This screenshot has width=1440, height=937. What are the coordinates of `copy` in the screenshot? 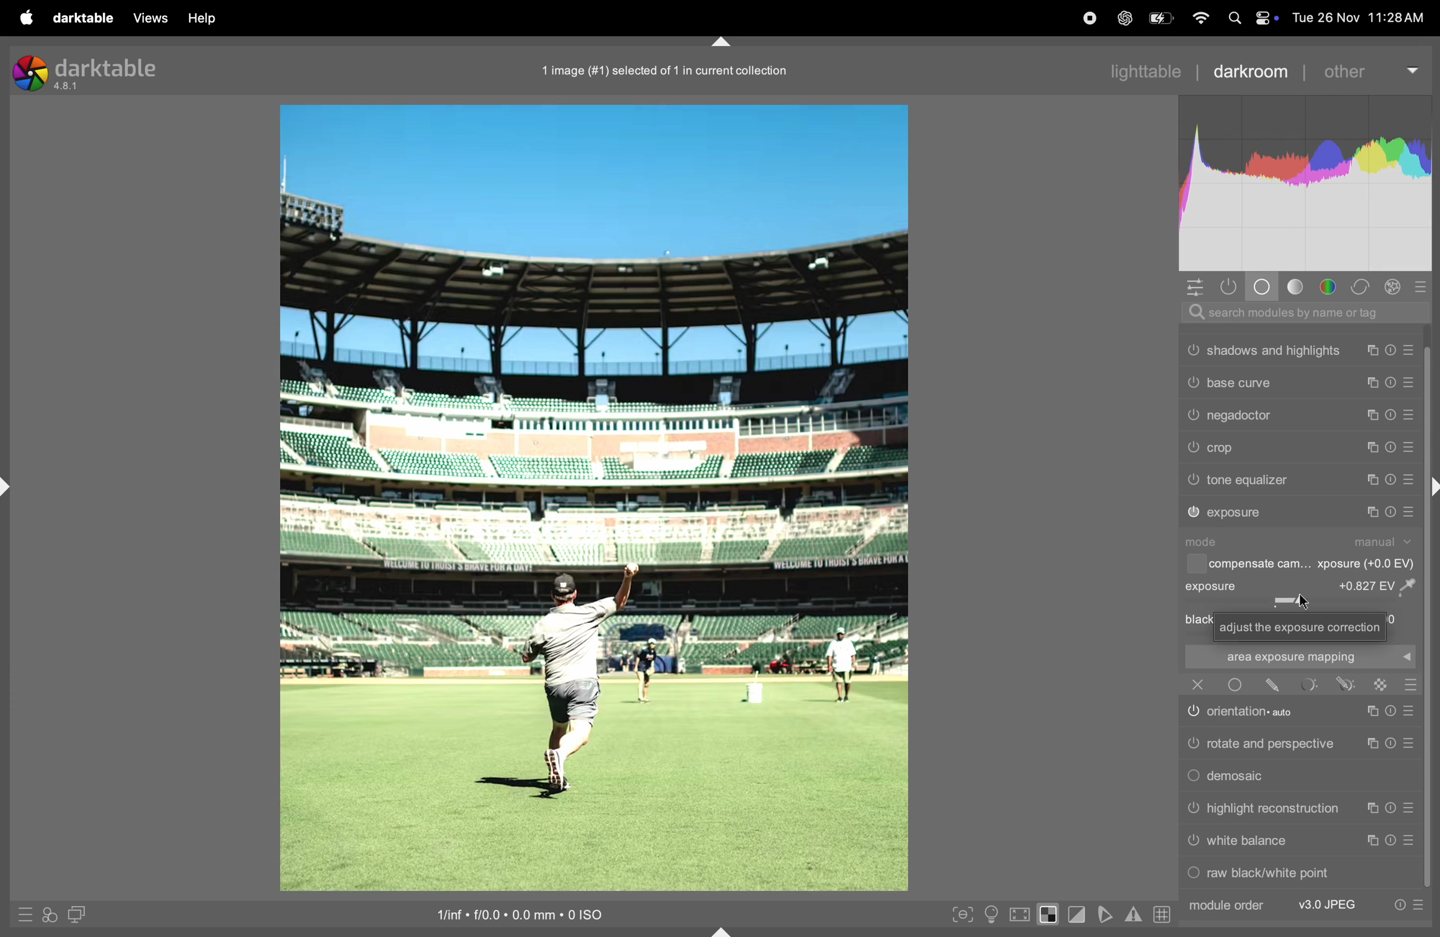 It's located at (1369, 745).